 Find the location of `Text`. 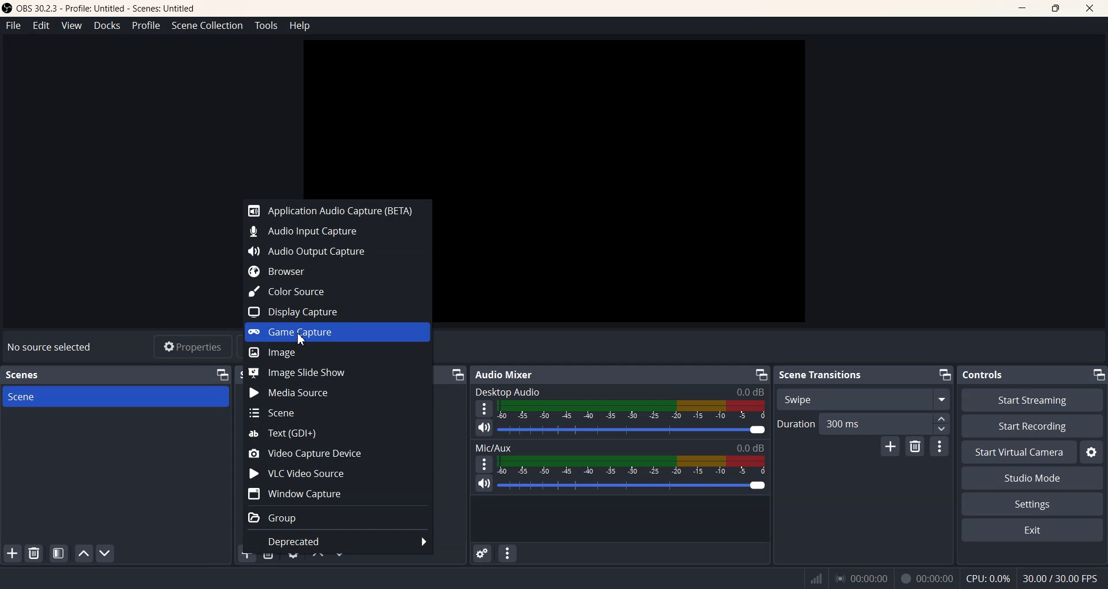

Text is located at coordinates (620, 391).